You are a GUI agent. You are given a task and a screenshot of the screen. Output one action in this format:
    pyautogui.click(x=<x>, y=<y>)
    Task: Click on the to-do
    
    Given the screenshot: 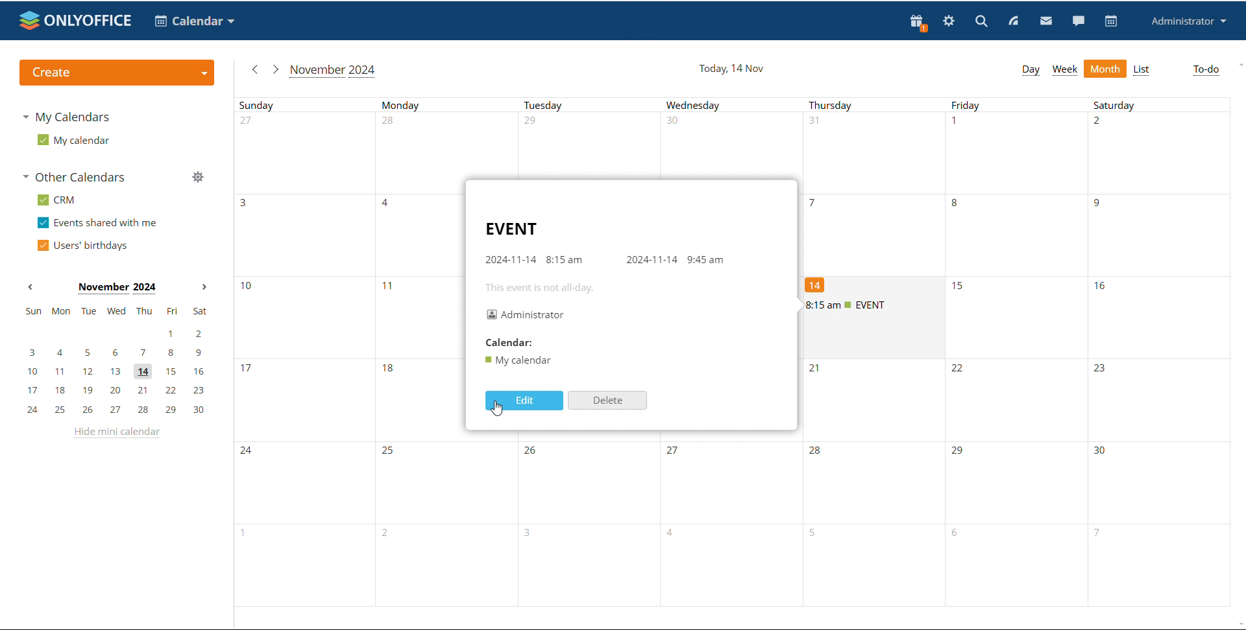 What is the action you would take?
    pyautogui.click(x=1206, y=70)
    